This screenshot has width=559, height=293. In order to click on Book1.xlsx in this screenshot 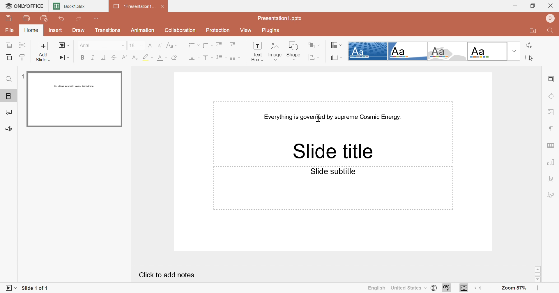, I will do `click(69, 6)`.